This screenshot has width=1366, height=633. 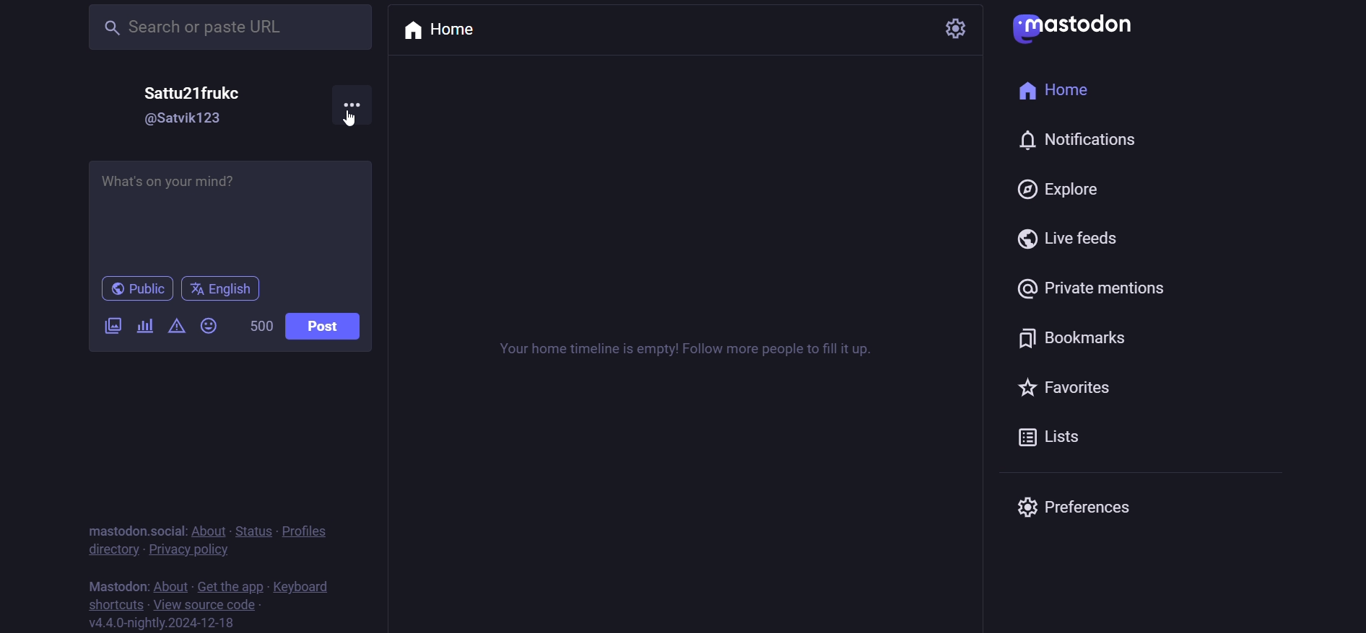 I want to click on source code, so click(x=207, y=603).